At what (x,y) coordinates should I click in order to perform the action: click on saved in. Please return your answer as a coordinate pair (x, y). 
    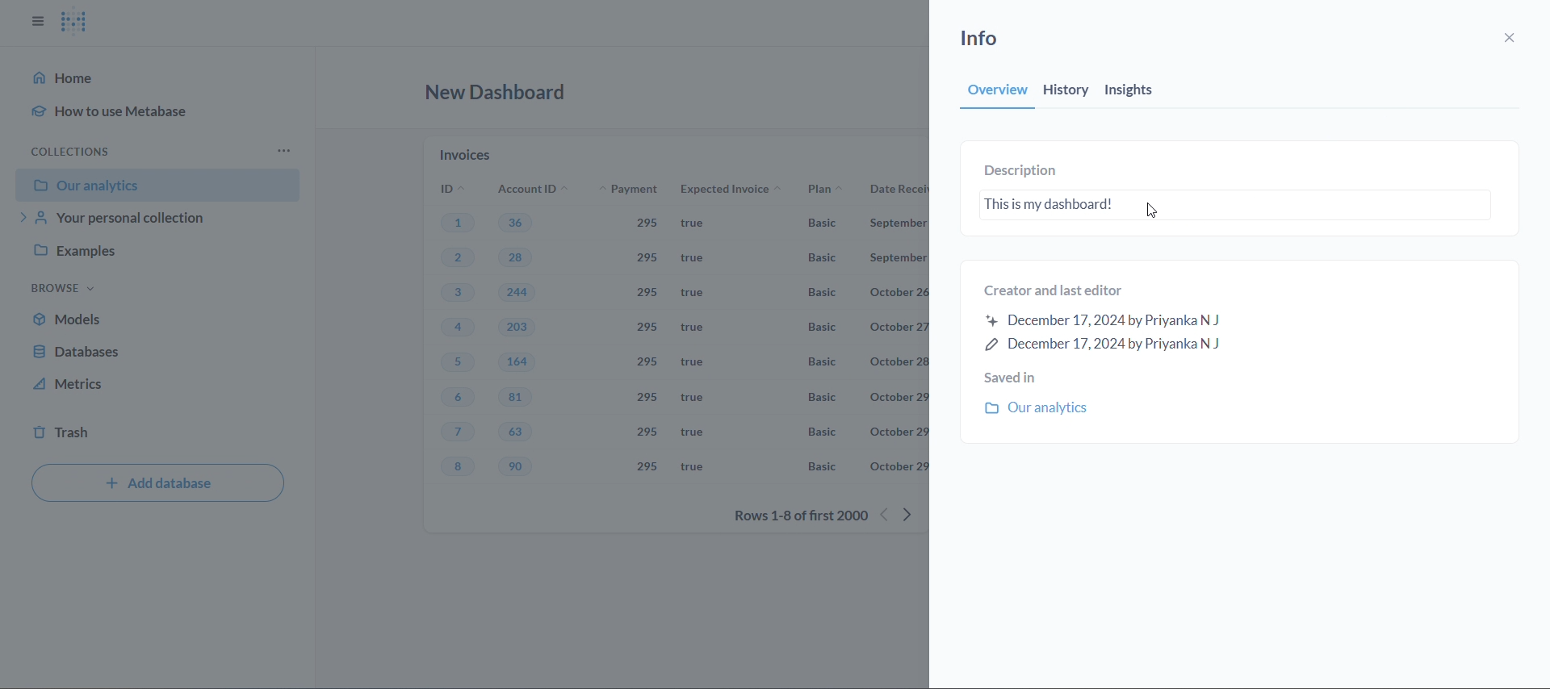
    Looking at the image, I should click on (1036, 377).